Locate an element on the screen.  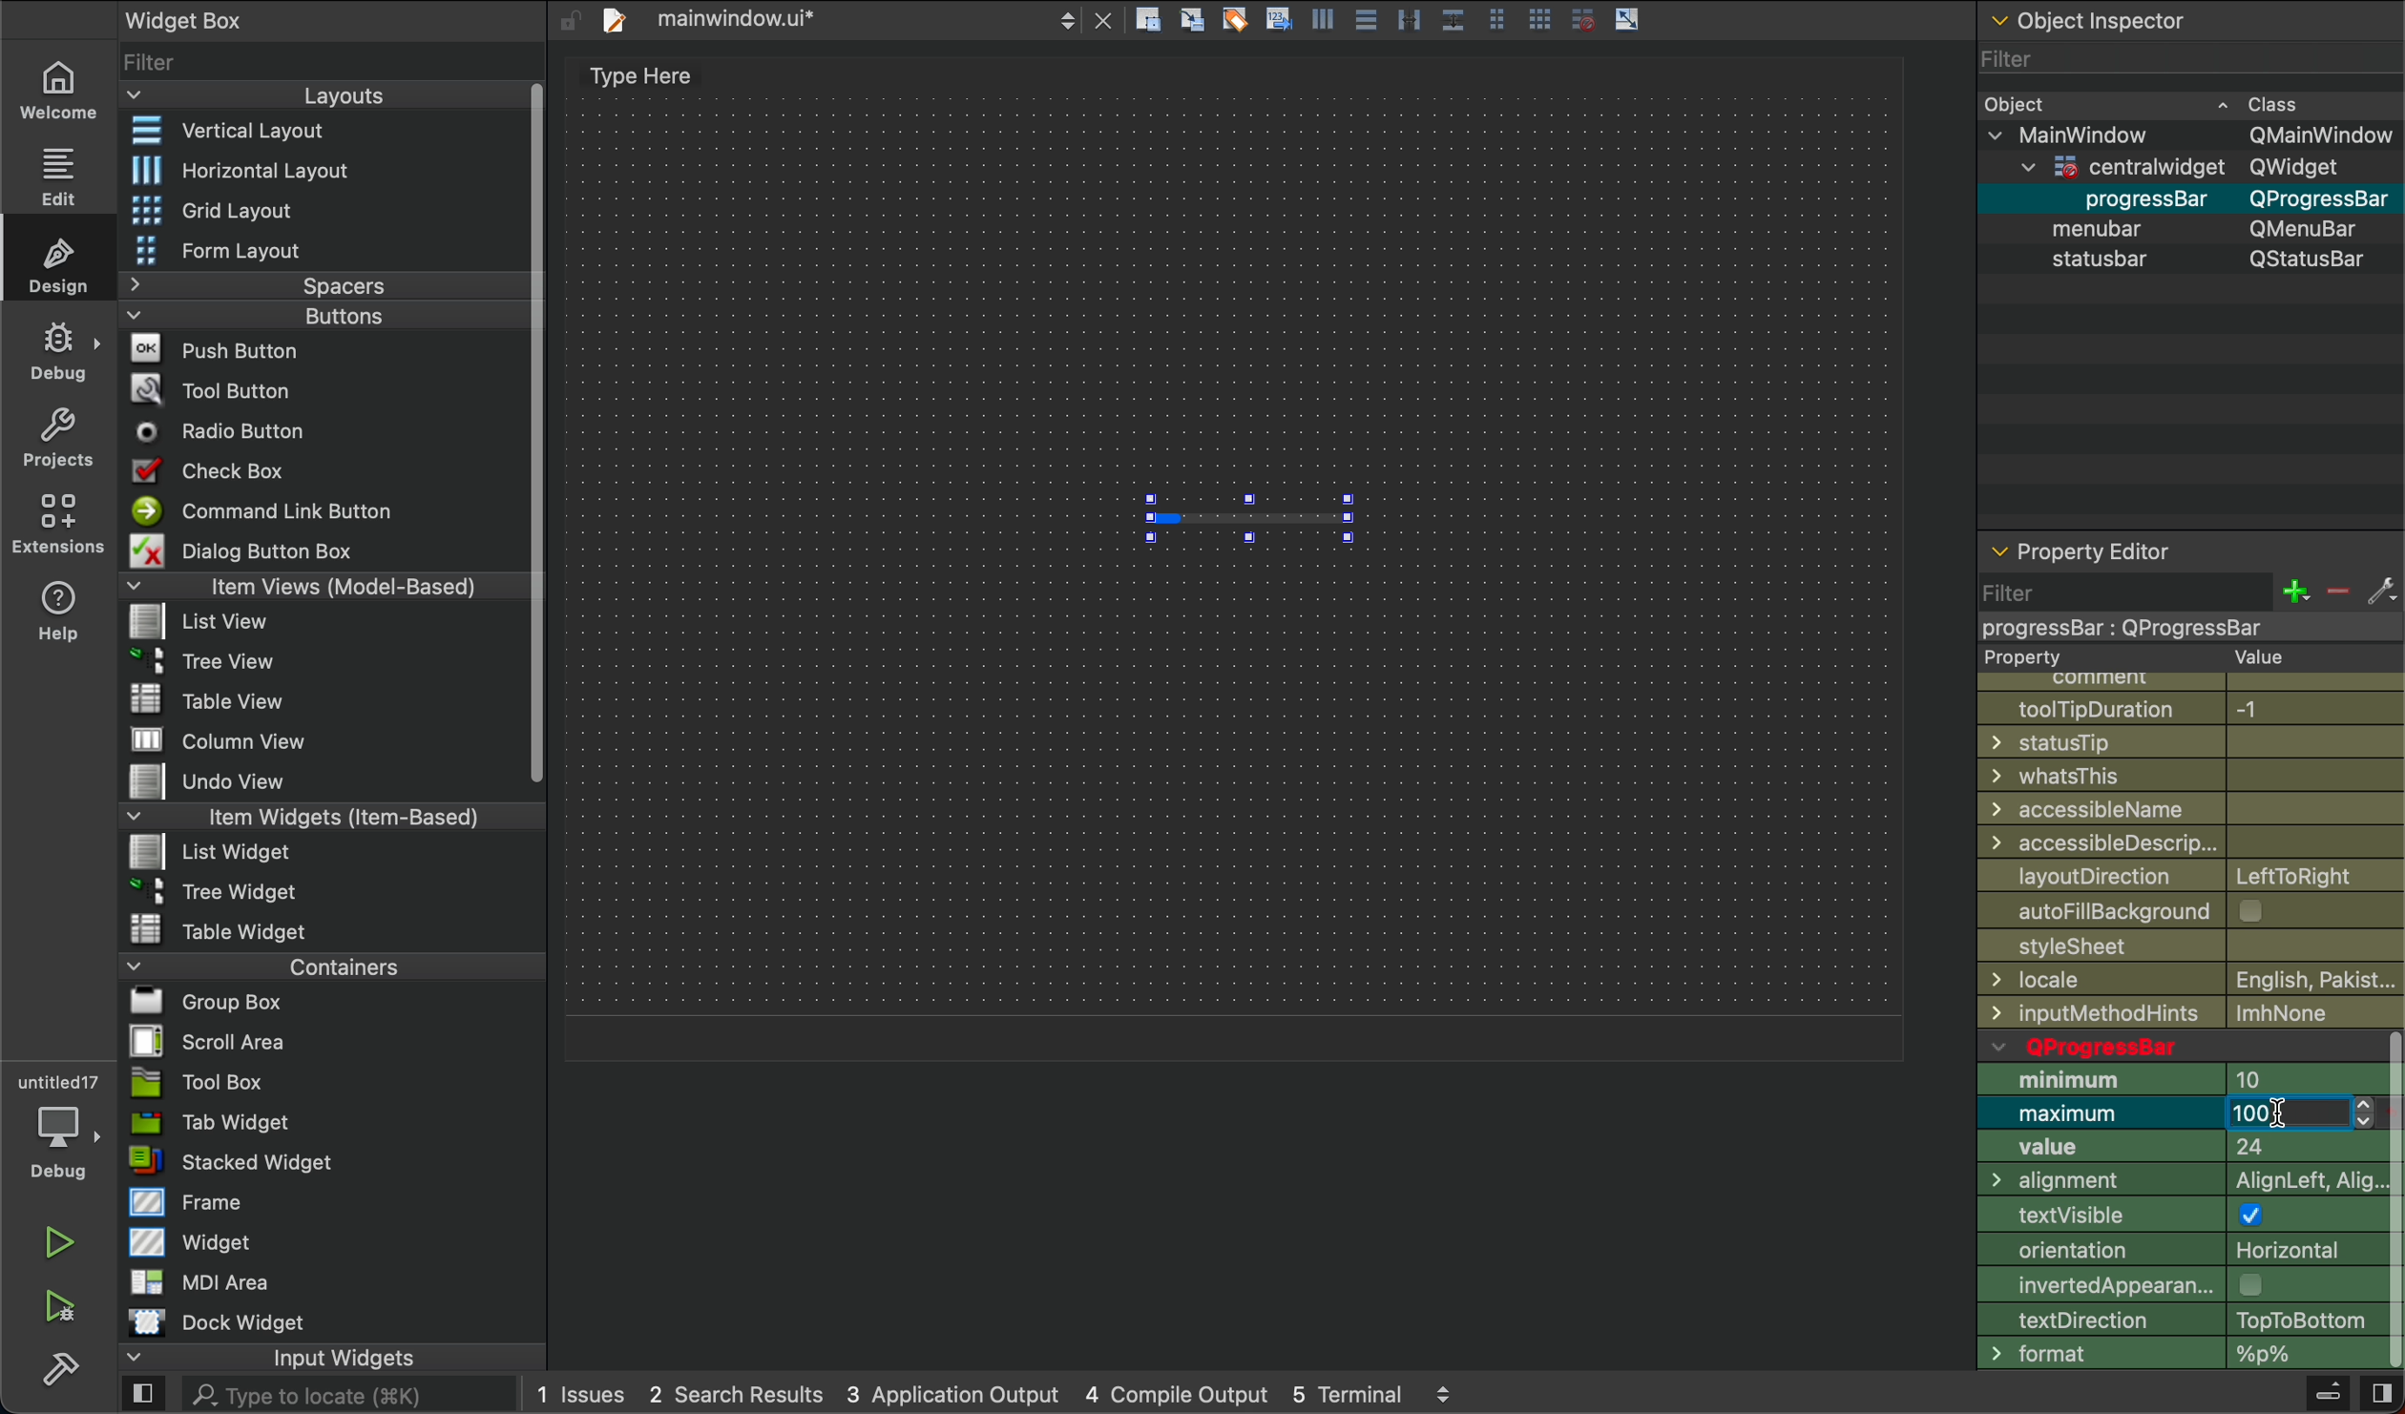
Tool Button is located at coordinates (227, 387).